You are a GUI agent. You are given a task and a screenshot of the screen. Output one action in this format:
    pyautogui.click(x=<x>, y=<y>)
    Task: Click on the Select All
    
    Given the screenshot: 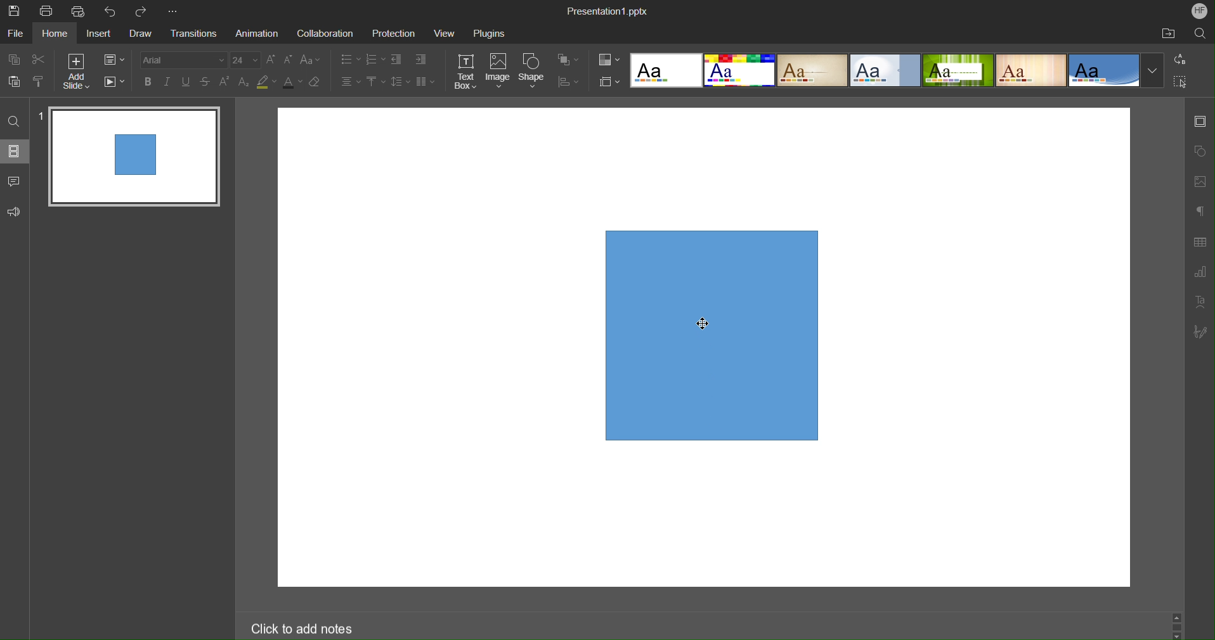 What is the action you would take?
    pyautogui.click(x=1181, y=81)
    